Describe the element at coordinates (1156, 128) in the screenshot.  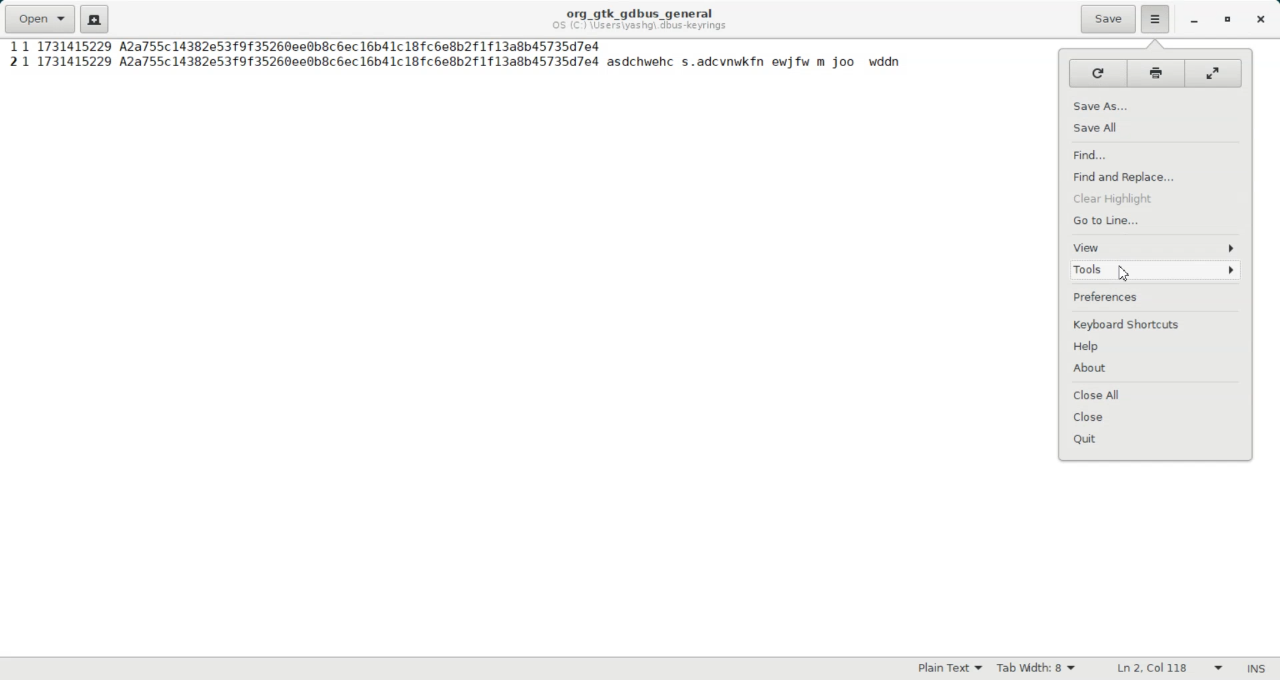
I see `Save All` at that location.